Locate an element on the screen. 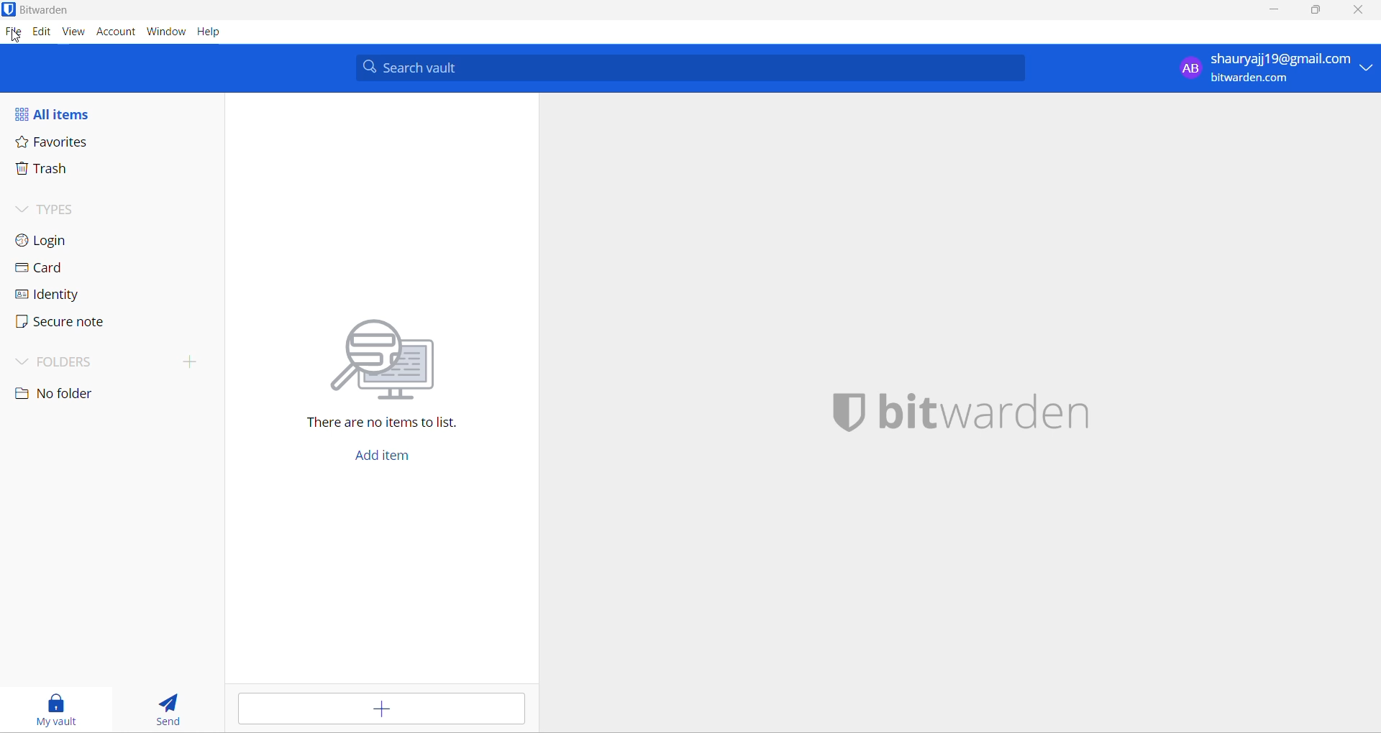  secure note is located at coordinates (63, 323).